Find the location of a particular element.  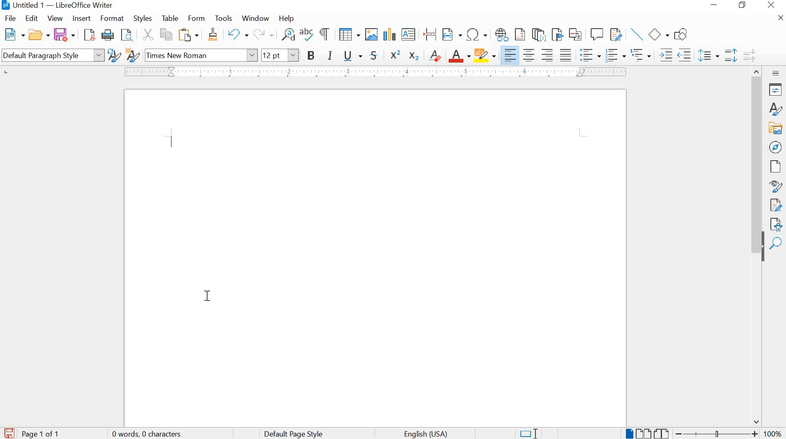

SUPERSCRIPT is located at coordinates (395, 54).